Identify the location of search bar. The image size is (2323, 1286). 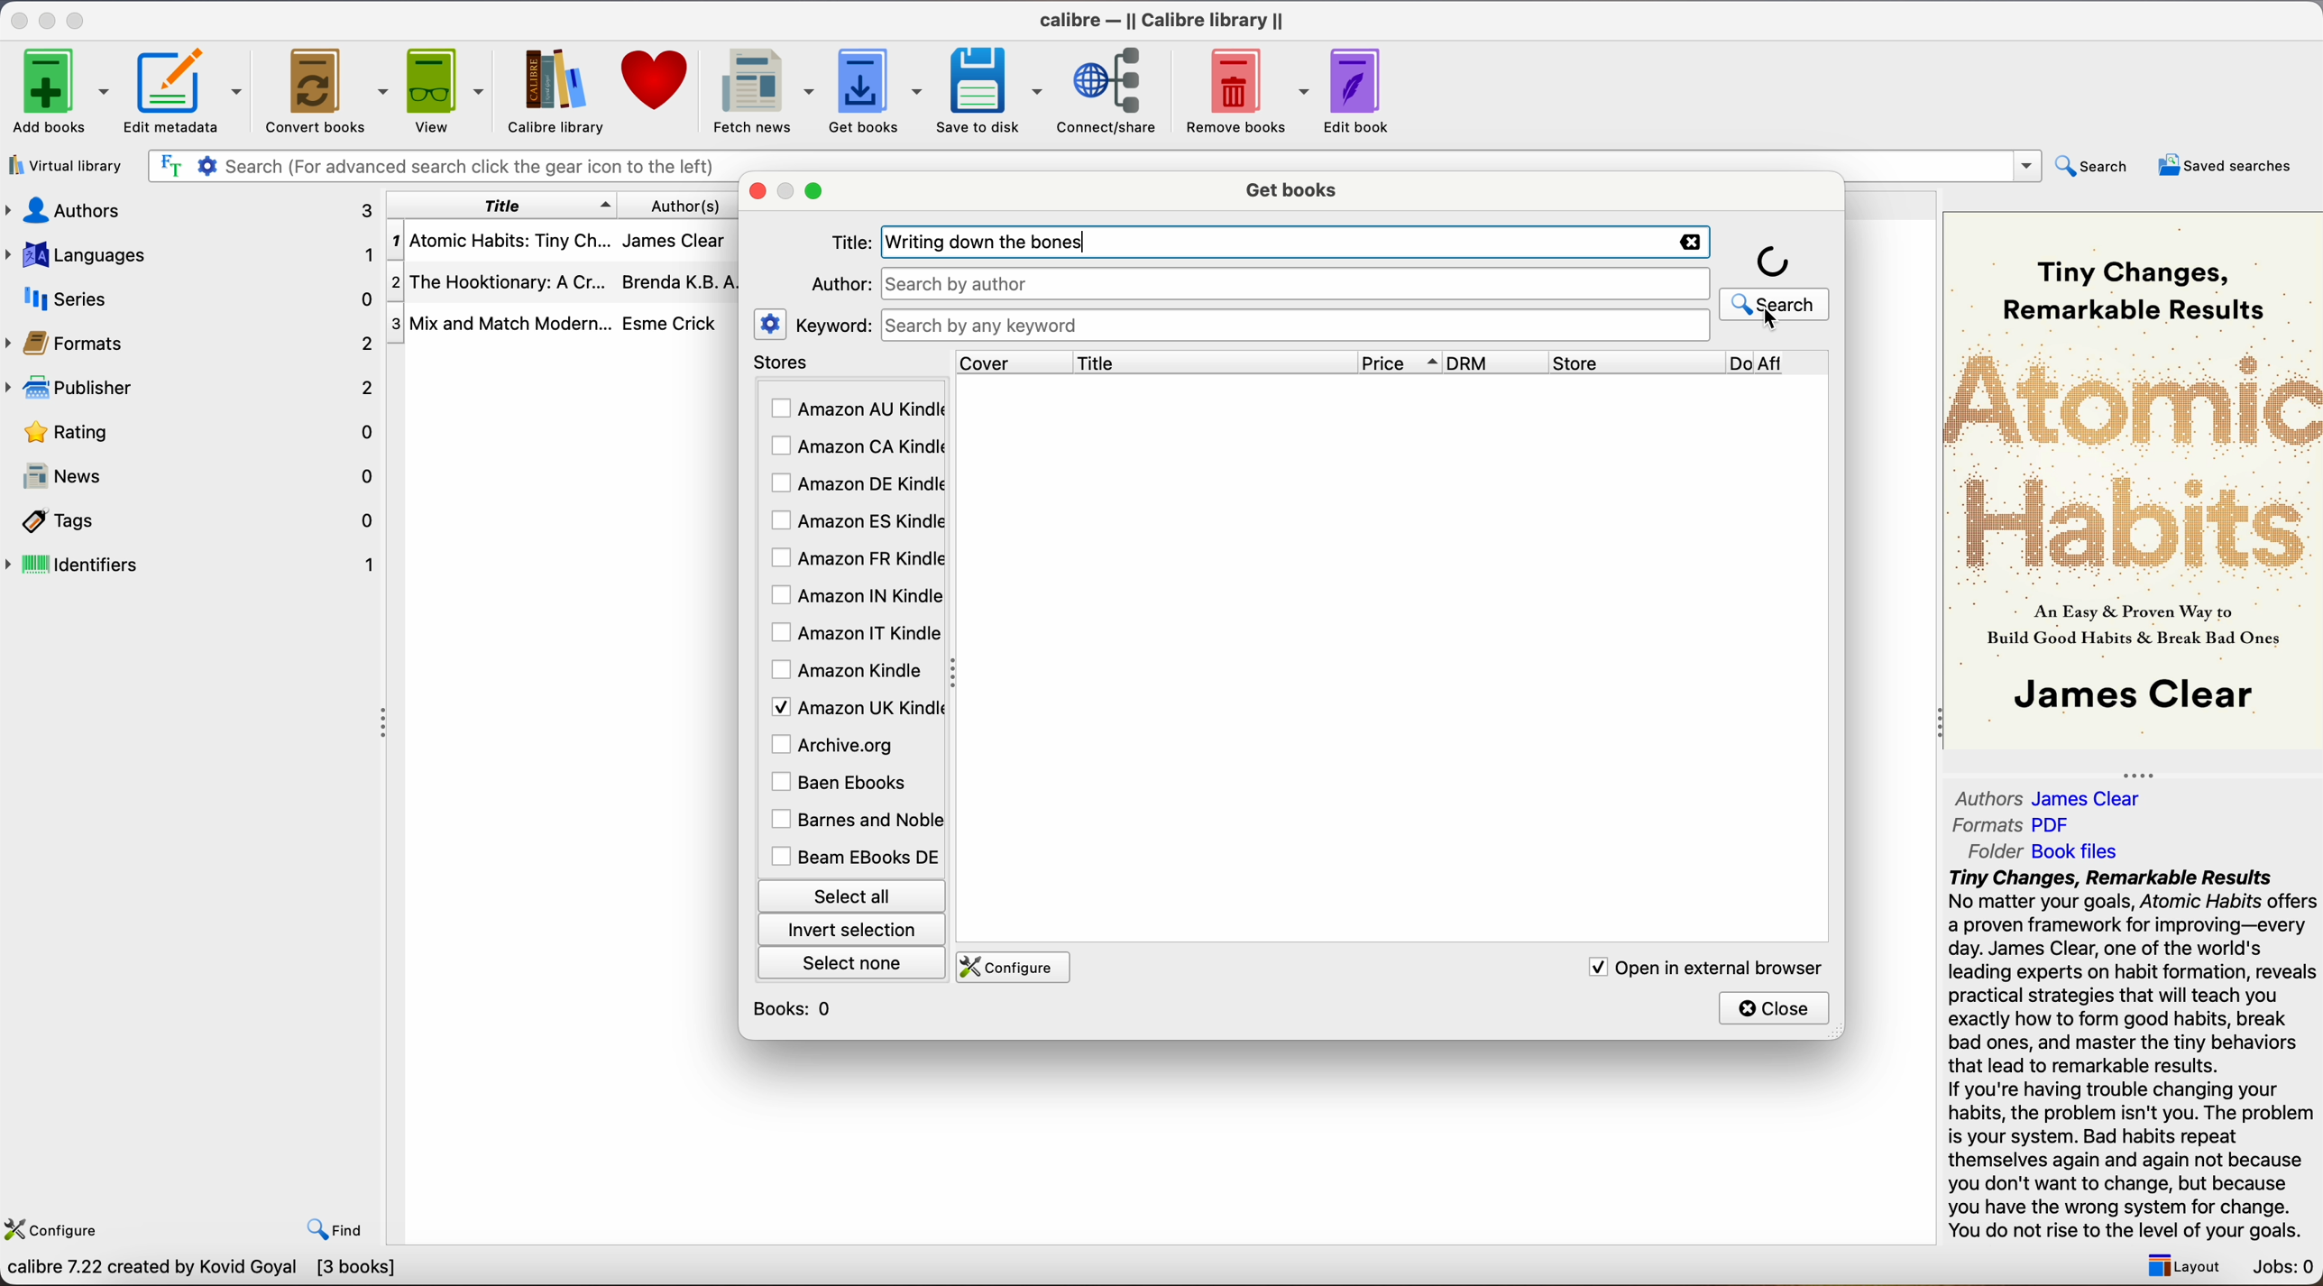
(436, 167).